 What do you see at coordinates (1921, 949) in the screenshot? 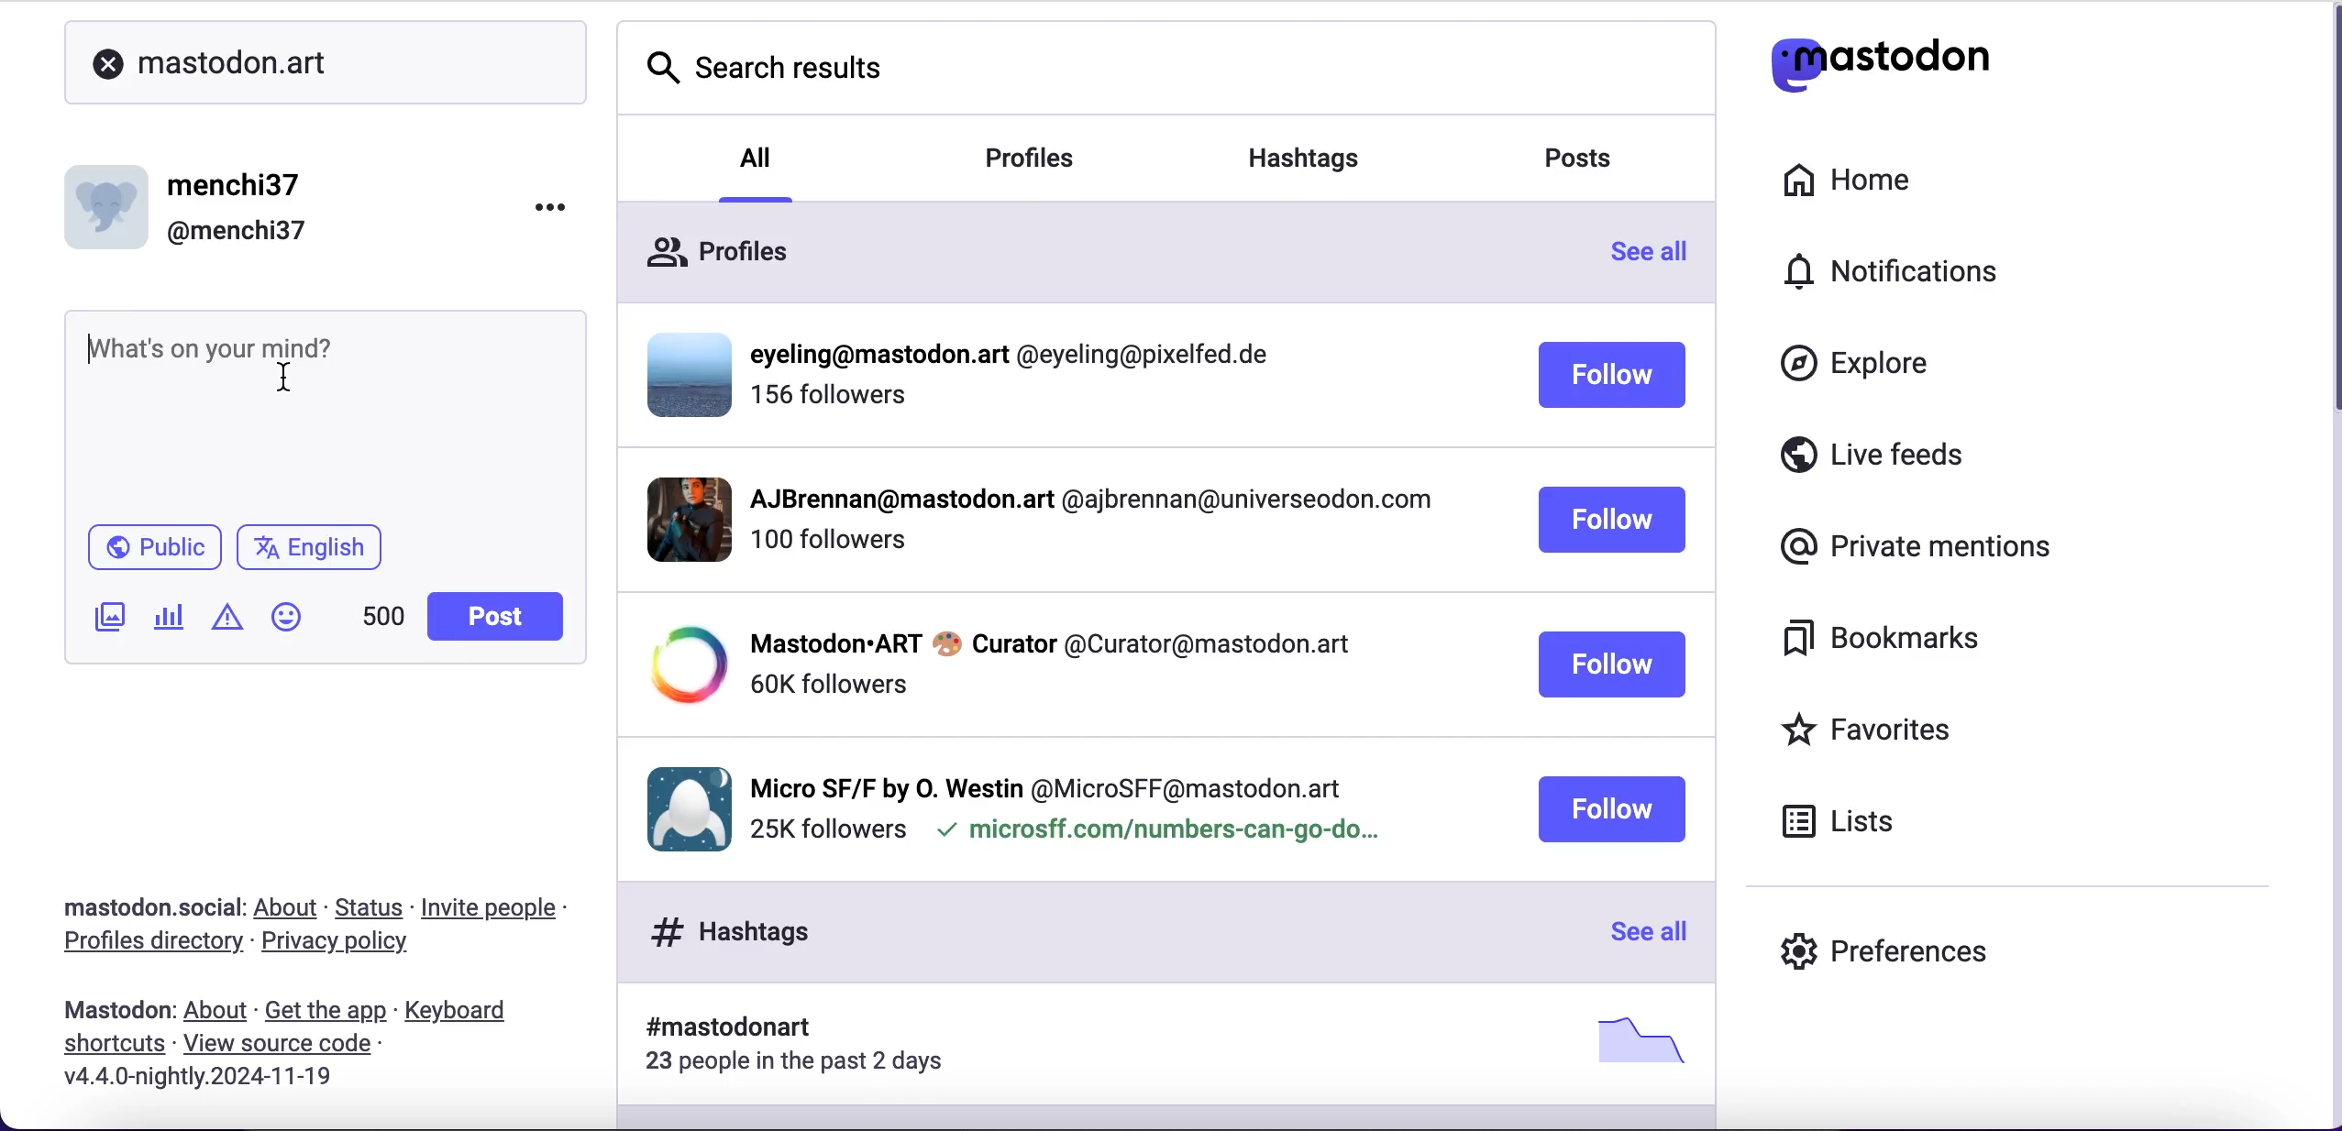
I see `preferences` at bounding box center [1921, 949].